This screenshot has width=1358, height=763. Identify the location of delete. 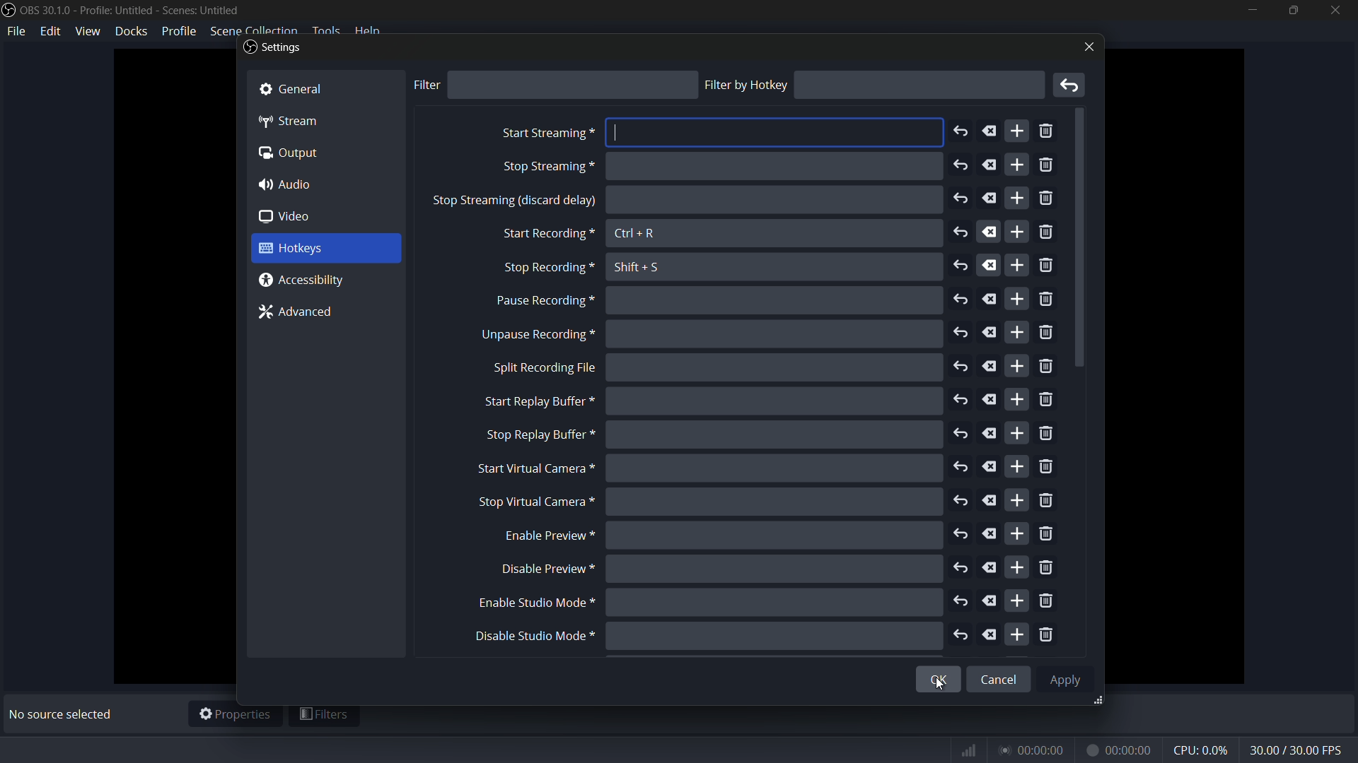
(992, 635).